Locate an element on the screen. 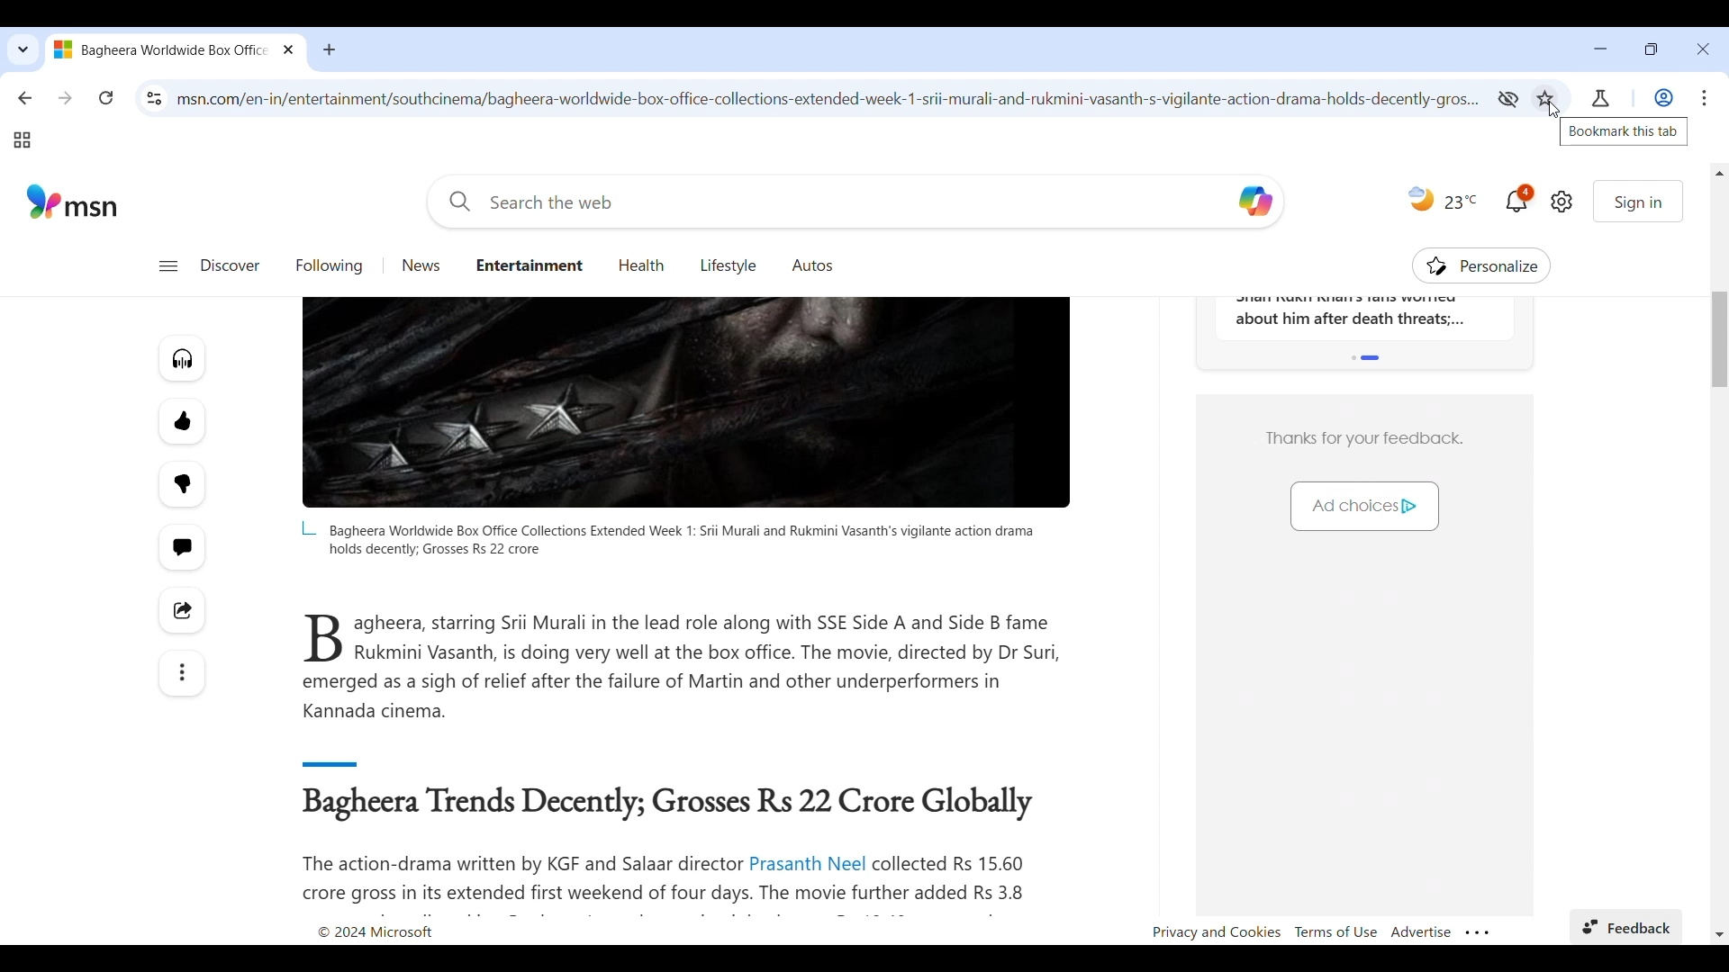  Bookmark this tab is located at coordinates (1545, 97).